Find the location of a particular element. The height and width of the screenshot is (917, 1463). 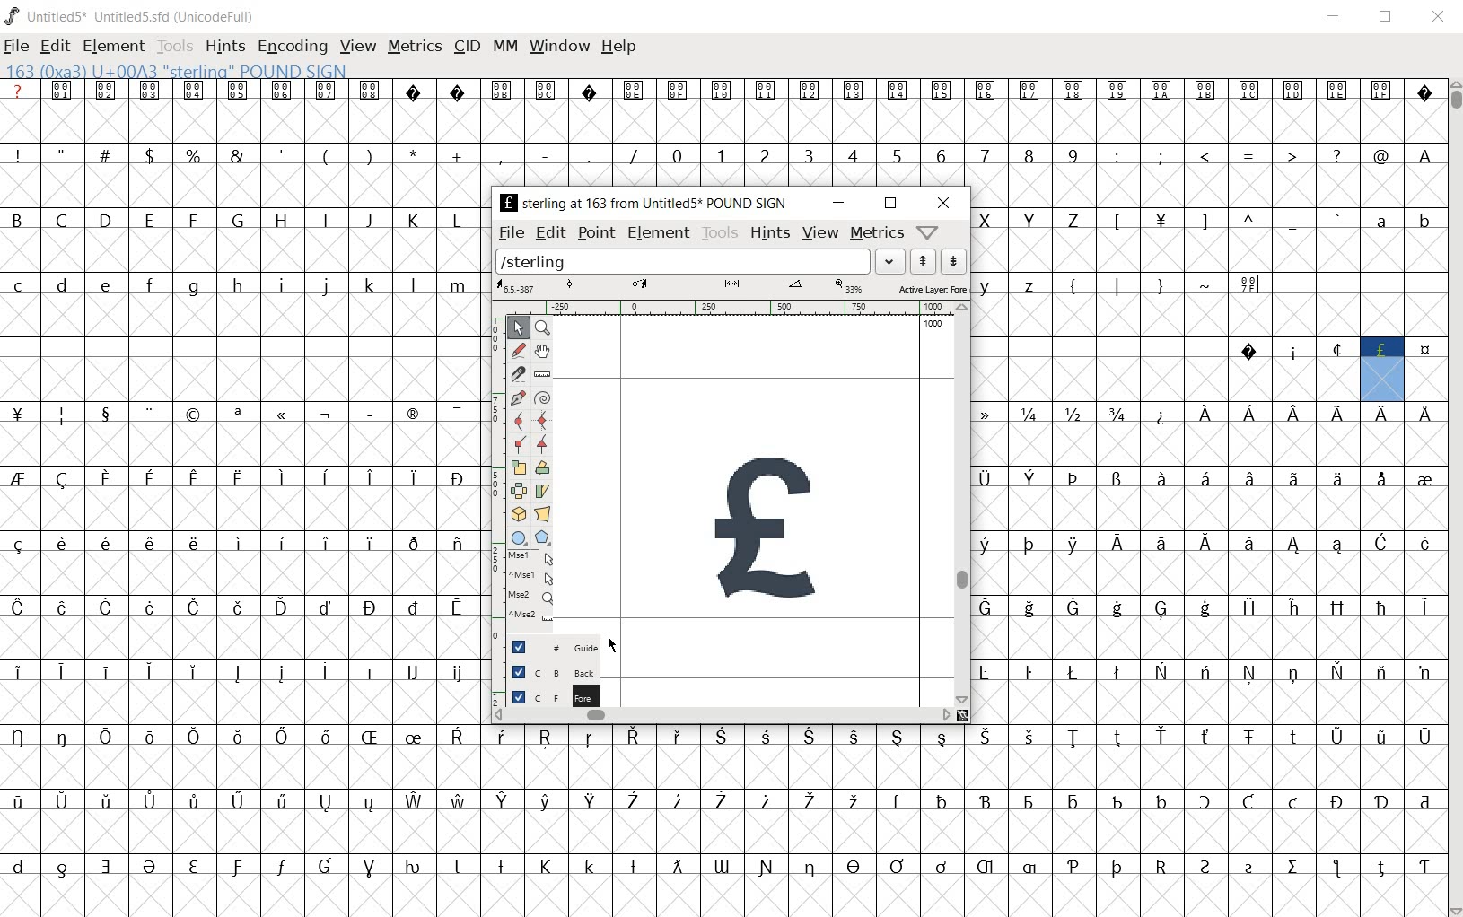

Symbol is located at coordinates (1248, 738).